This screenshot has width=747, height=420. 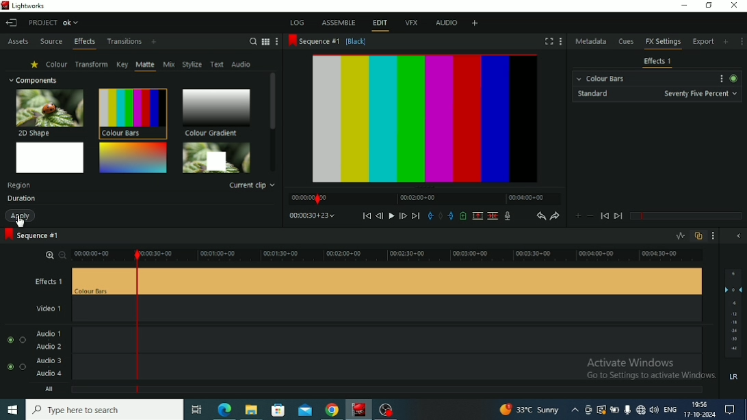 I want to click on Toggle auto track sync, so click(x=698, y=236).